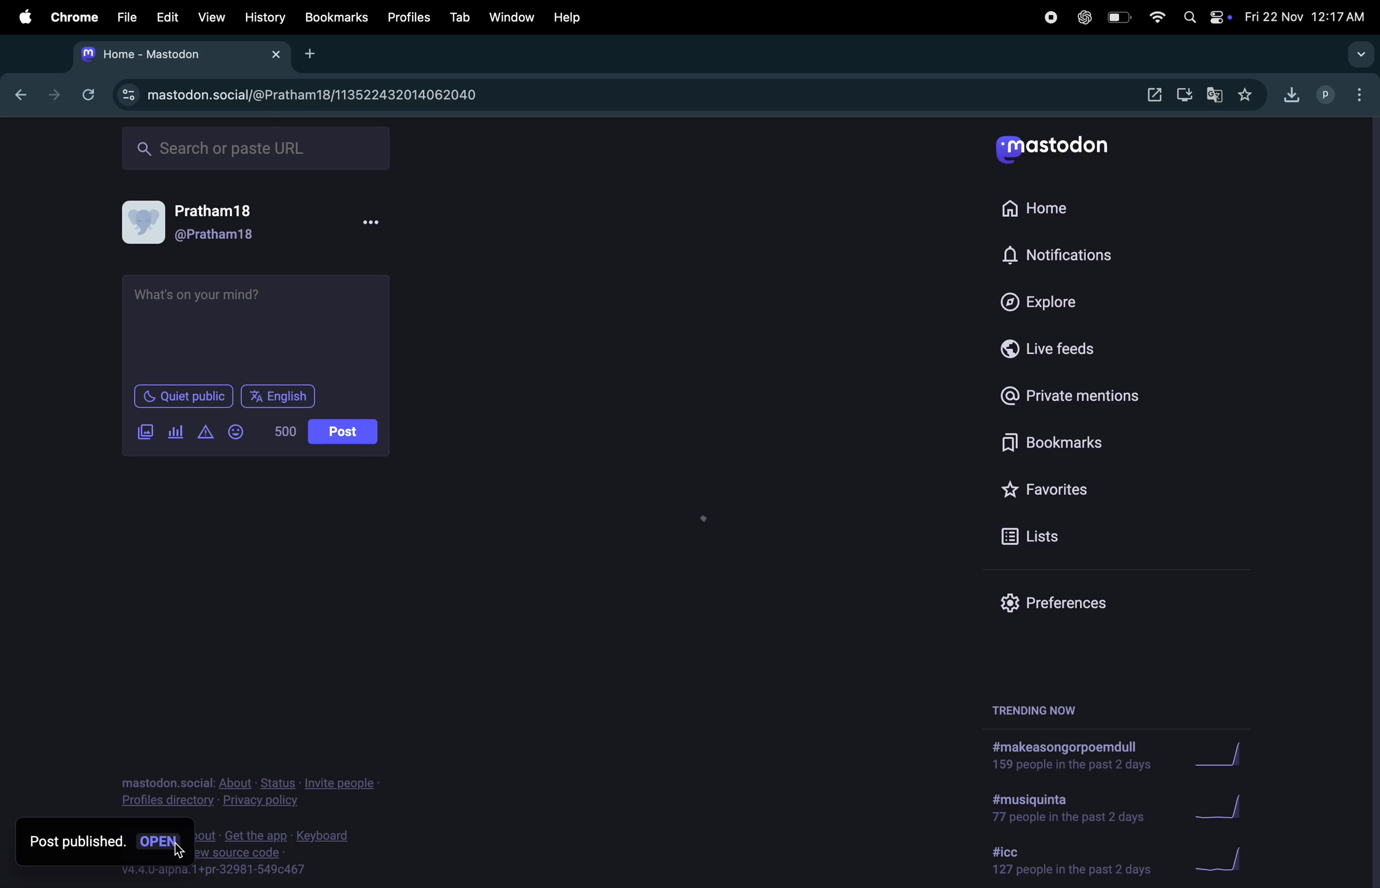  Describe the element at coordinates (279, 397) in the screenshot. I see `english` at that location.